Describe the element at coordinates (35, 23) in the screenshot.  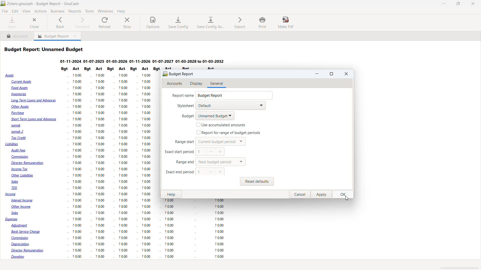
I see `close` at that location.